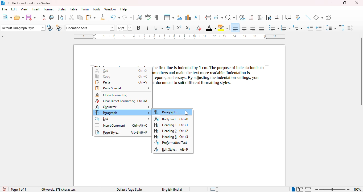 The width and height of the screenshot is (363, 192). I want to click on show draw functions, so click(328, 17).